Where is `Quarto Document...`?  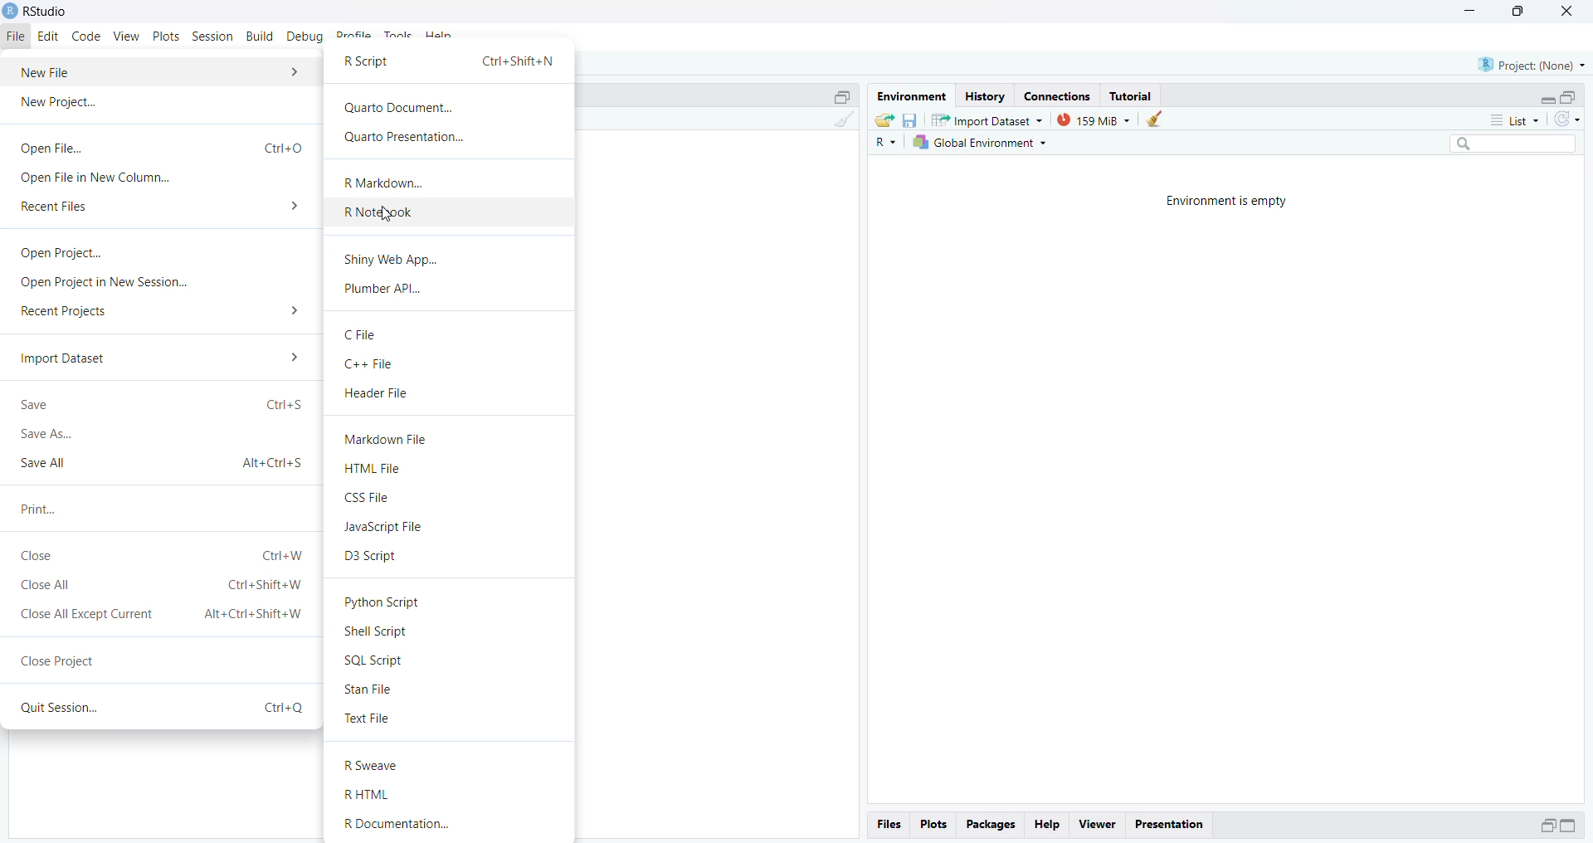
Quarto Document... is located at coordinates (401, 109).